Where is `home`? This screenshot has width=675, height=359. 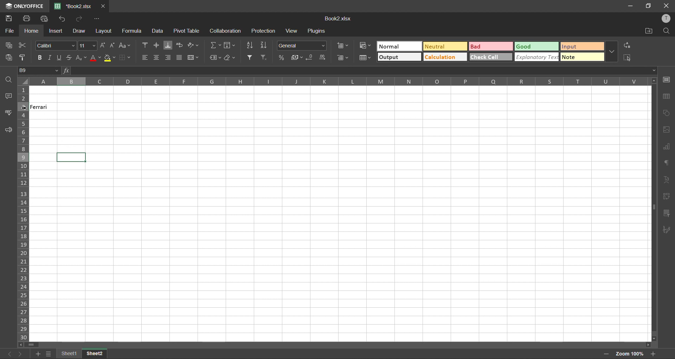
home is located at coordinates (32, 31).